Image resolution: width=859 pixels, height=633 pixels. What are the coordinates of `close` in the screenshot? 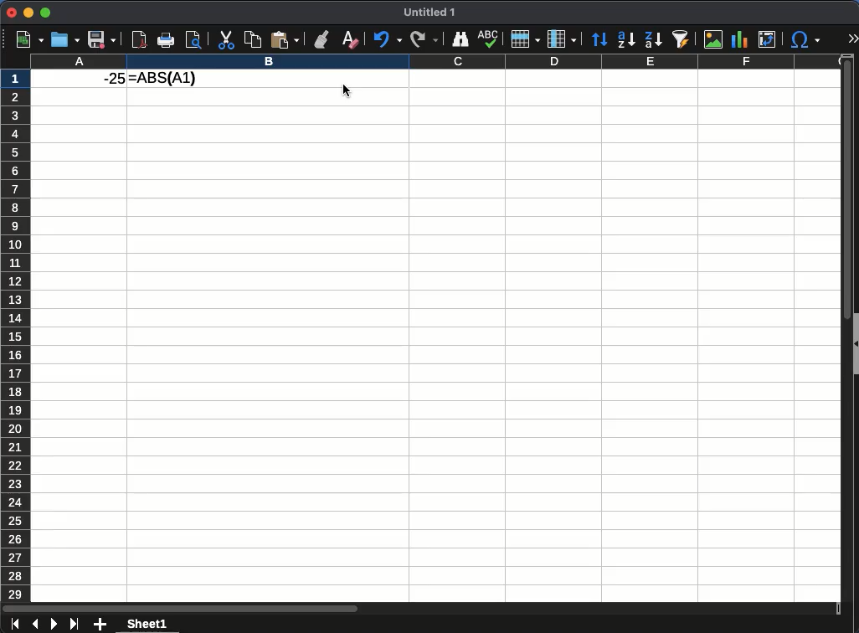 It's located at (9, 13).